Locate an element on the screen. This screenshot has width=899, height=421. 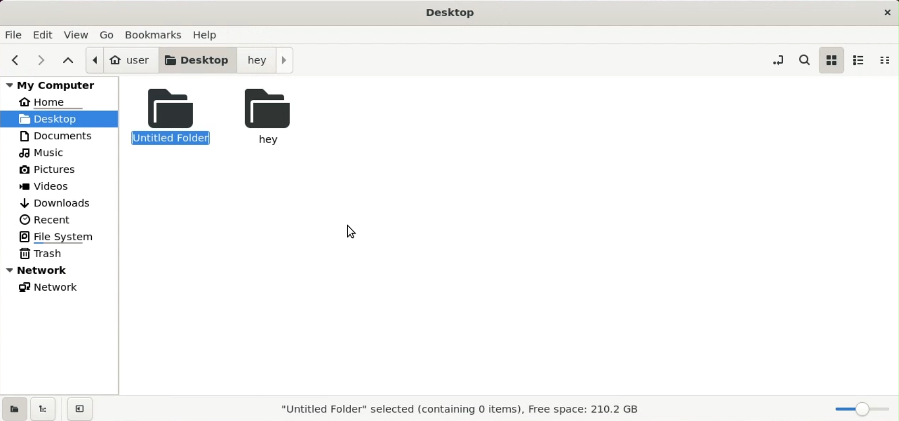
network is located at coordinates (51, 286).